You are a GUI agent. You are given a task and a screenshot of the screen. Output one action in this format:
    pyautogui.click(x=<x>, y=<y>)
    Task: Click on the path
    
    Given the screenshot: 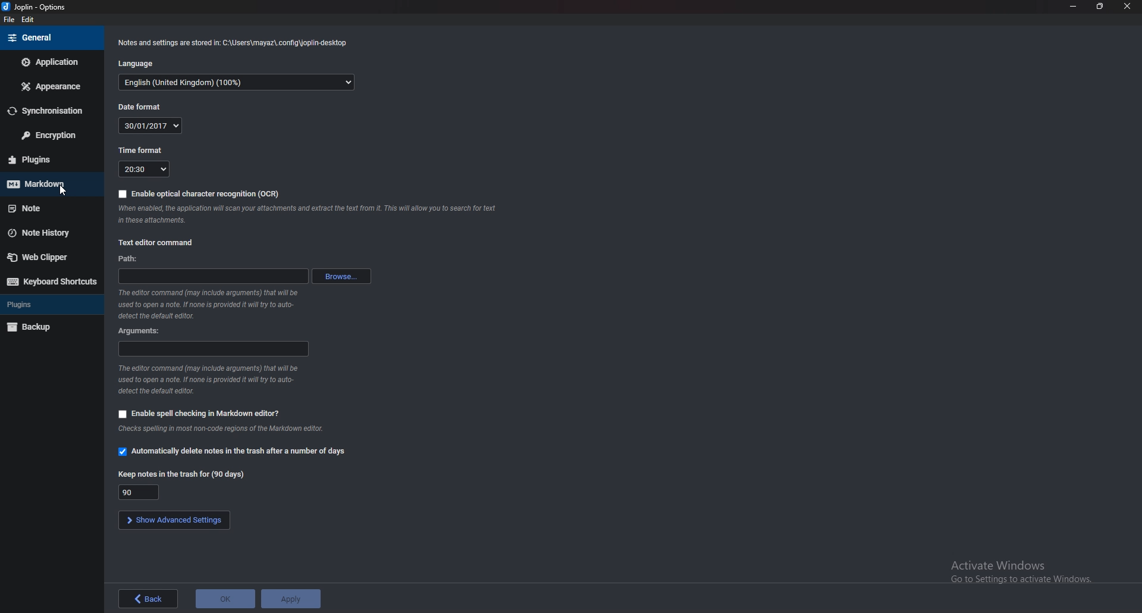 What is the action you would take?
    pyautogui.click(x=130, y=259)
    